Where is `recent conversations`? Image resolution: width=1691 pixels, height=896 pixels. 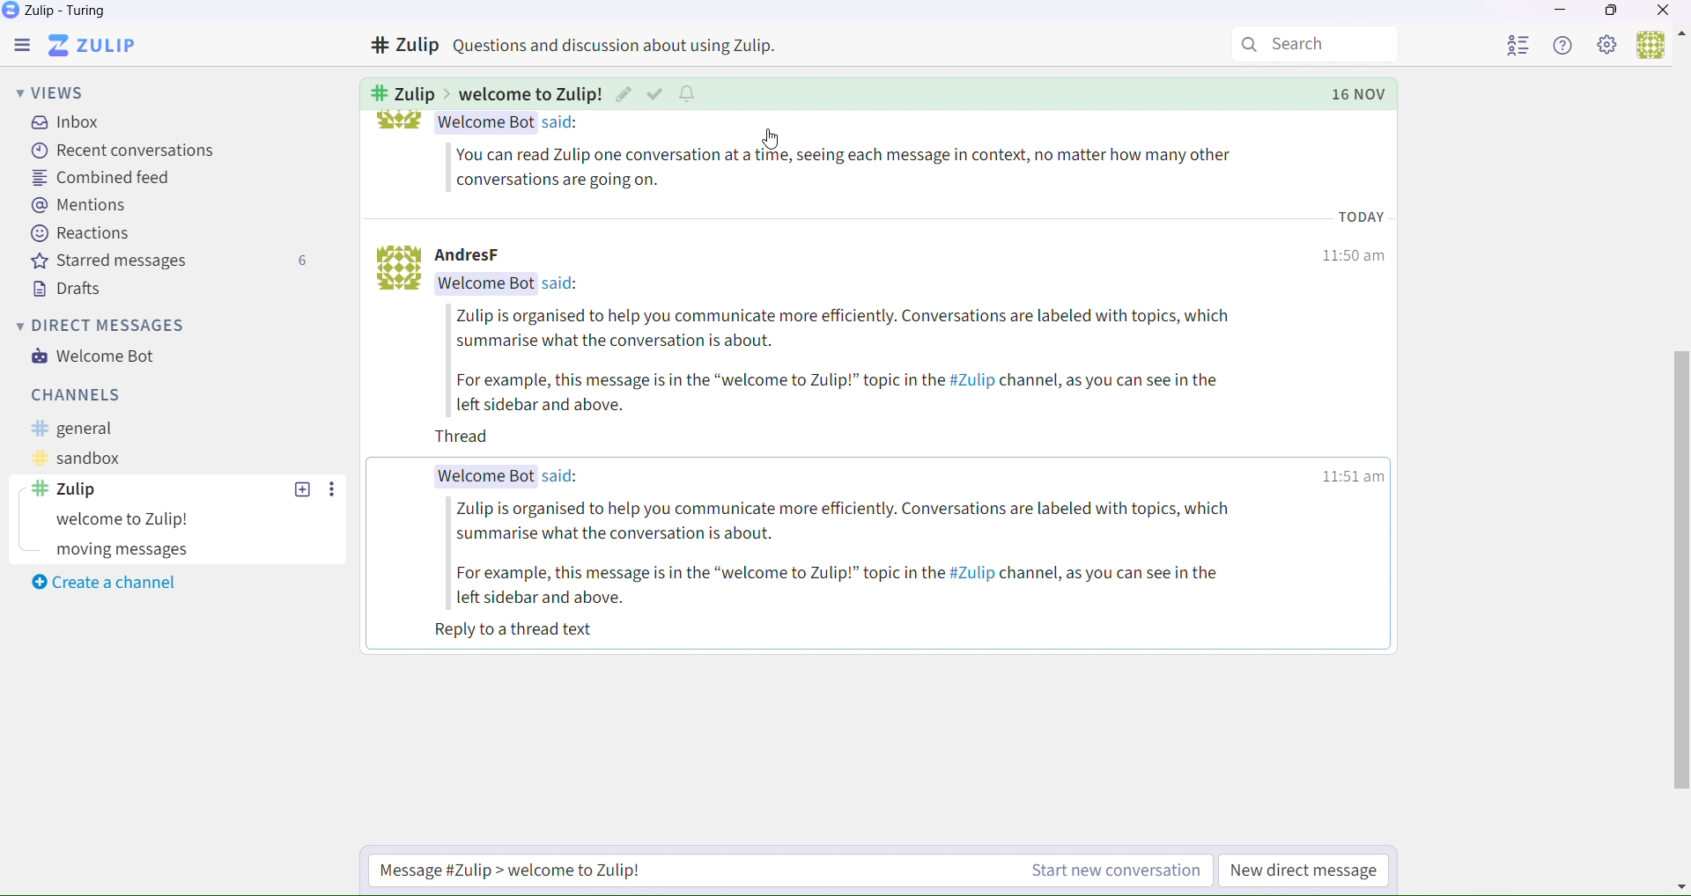 recent conversations is located at coordinates (123, 151).